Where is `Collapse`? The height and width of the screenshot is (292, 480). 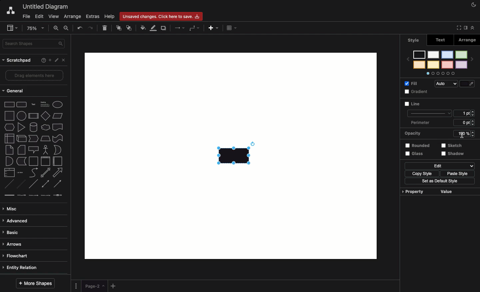 Collapse is located at coordinates (472, 28).